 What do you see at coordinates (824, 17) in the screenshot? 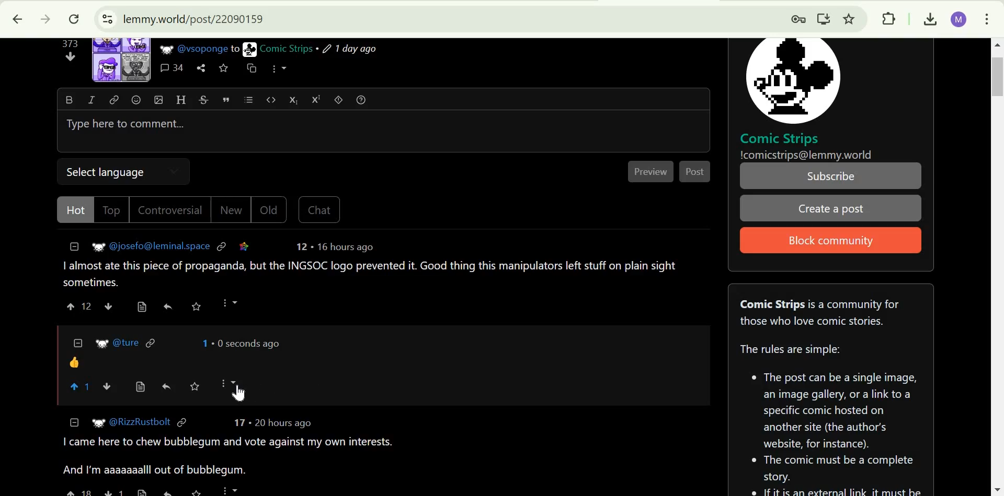
I see `Download Lemmy.World` at bounding box center [824, 17].